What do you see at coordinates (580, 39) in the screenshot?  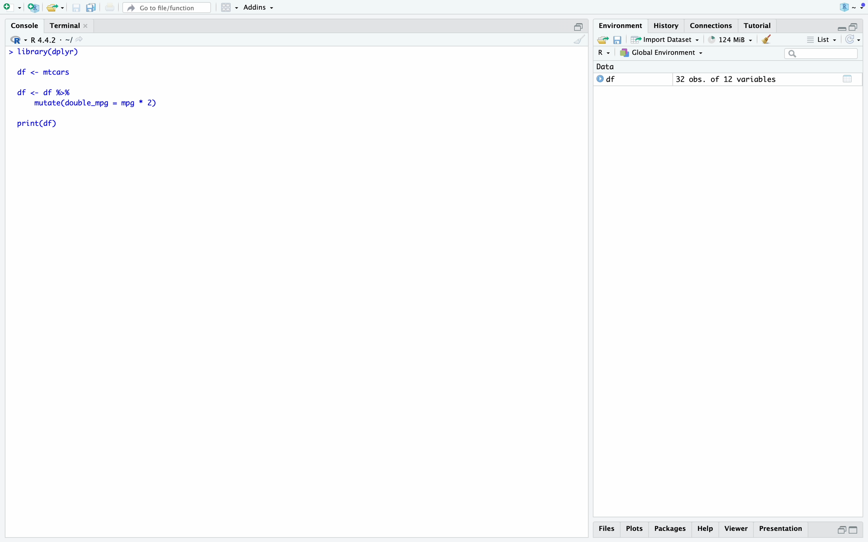 I see `clean` at bounding box center [580, 39].